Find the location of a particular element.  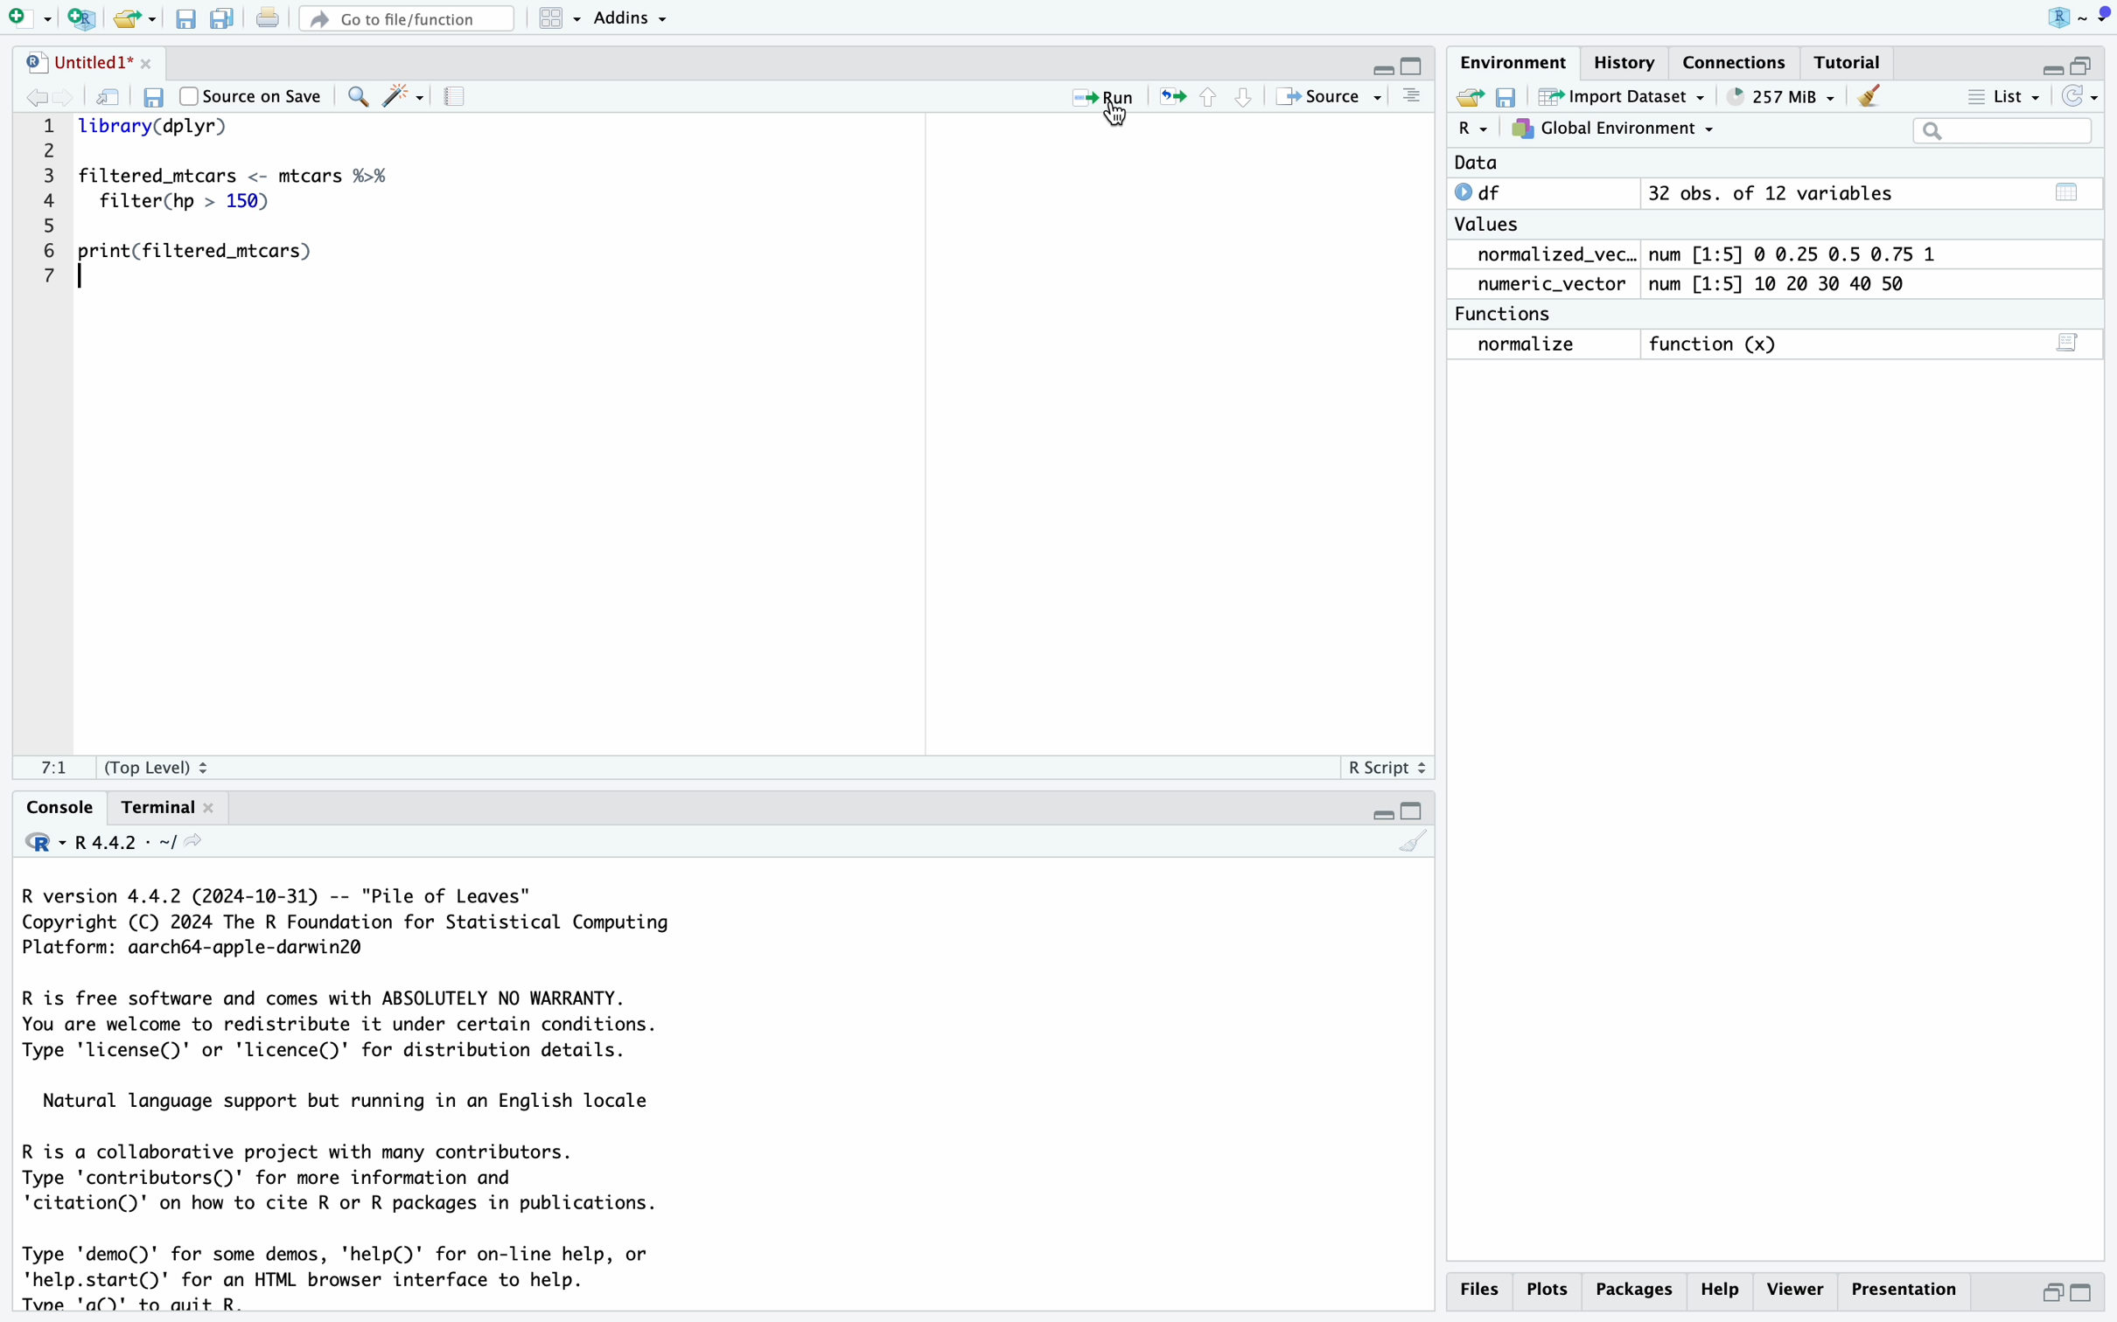

Workspace panes is located at coordinates (553, 19).